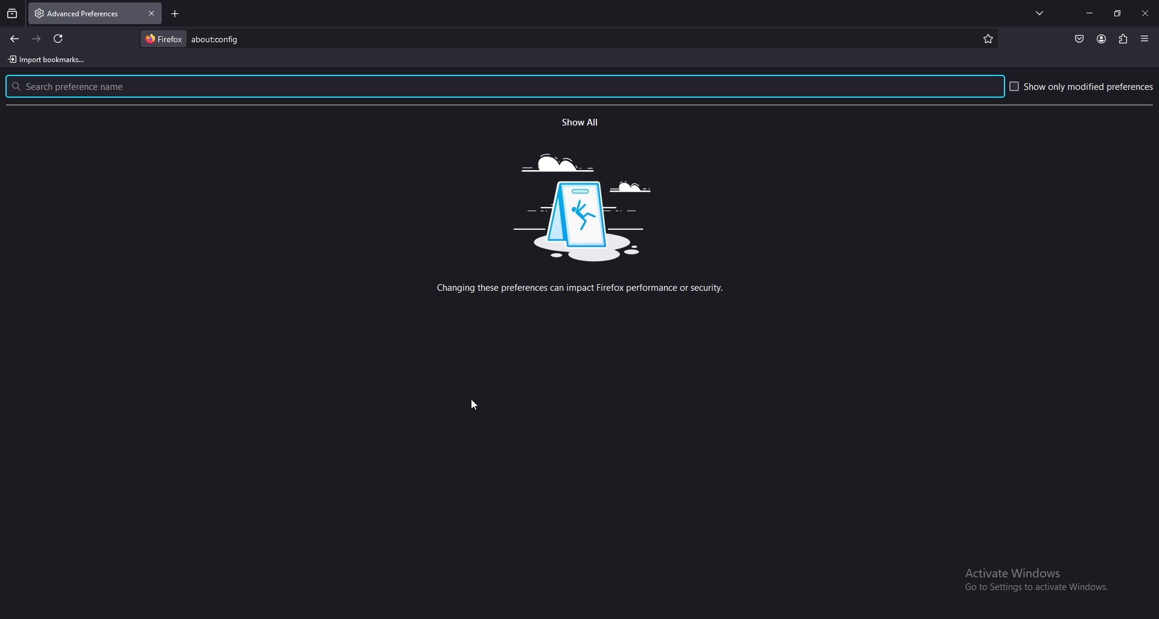  Describe the element at coordinates (151, 13) in the screenshot. I see `close tab` at that location.